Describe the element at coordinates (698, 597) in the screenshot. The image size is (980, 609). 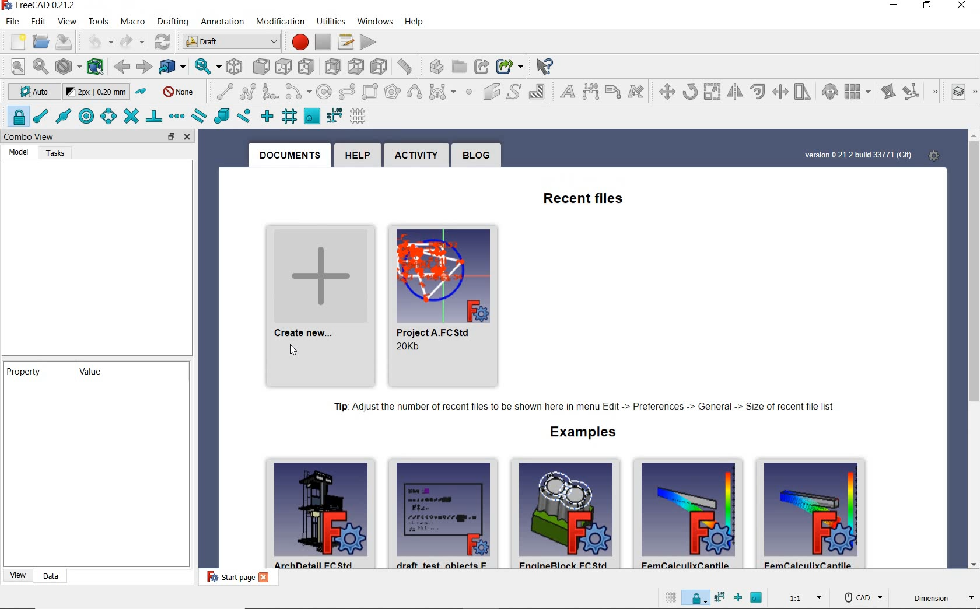
I see `` at that location.